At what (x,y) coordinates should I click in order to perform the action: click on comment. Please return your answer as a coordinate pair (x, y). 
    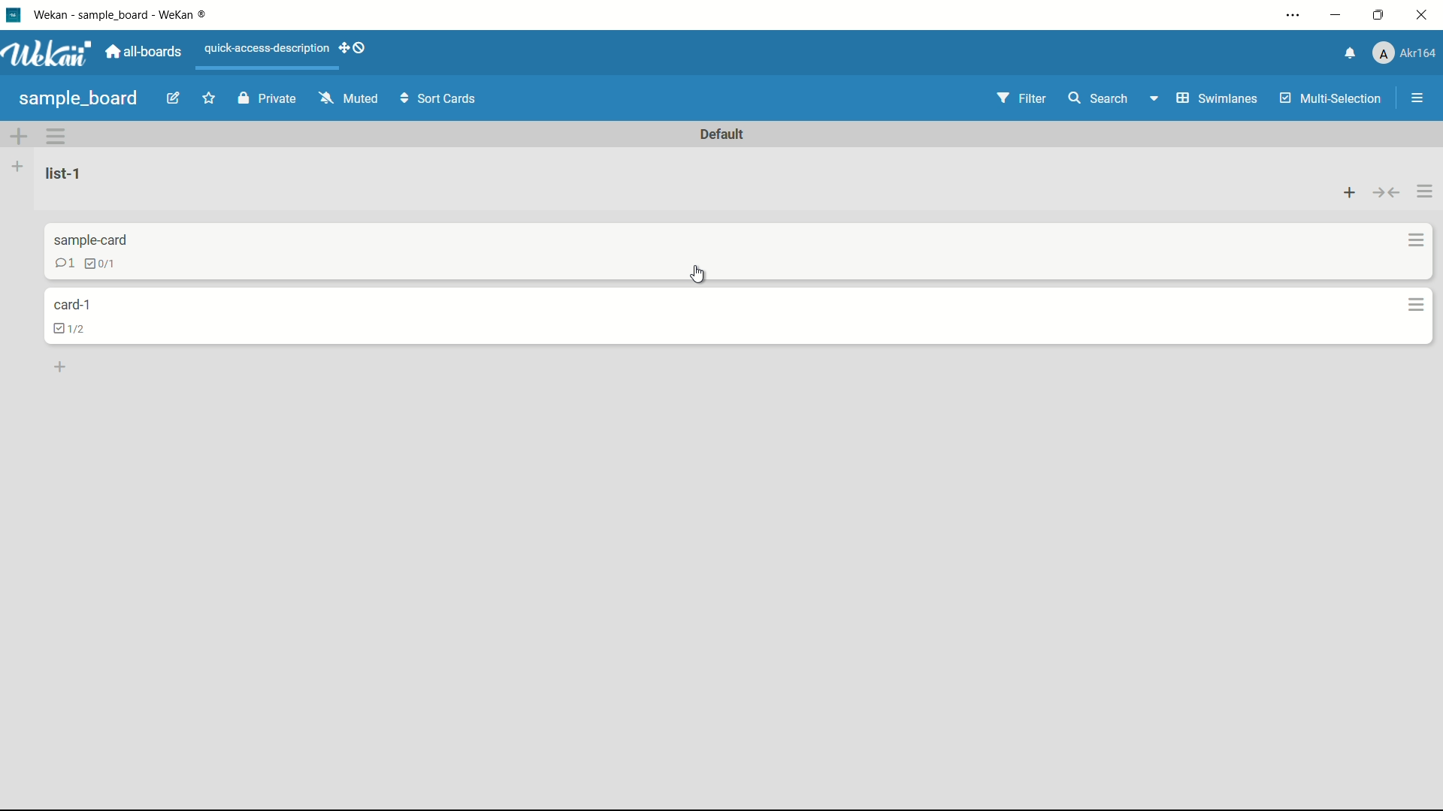
    Looking at the image, I should click on (65, 265).